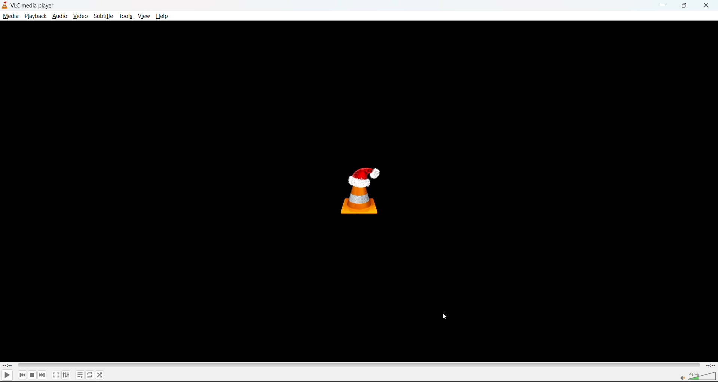  Describe the element at coordinates (103, 16) in the screenshot. I see `suntitle` at that location.